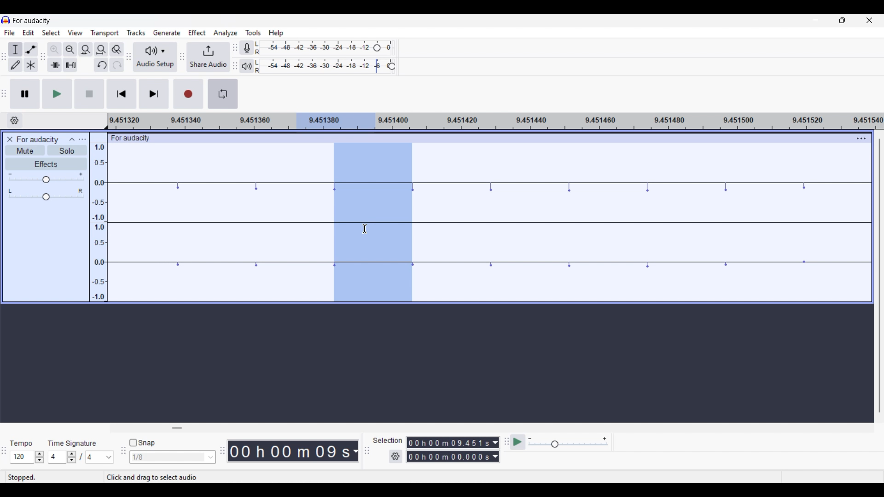 The width and height of the screenshot is (884, 497). Describe the element at coordinates (172, 457) in the screenshot. I see `Snap toggle options` at that location.